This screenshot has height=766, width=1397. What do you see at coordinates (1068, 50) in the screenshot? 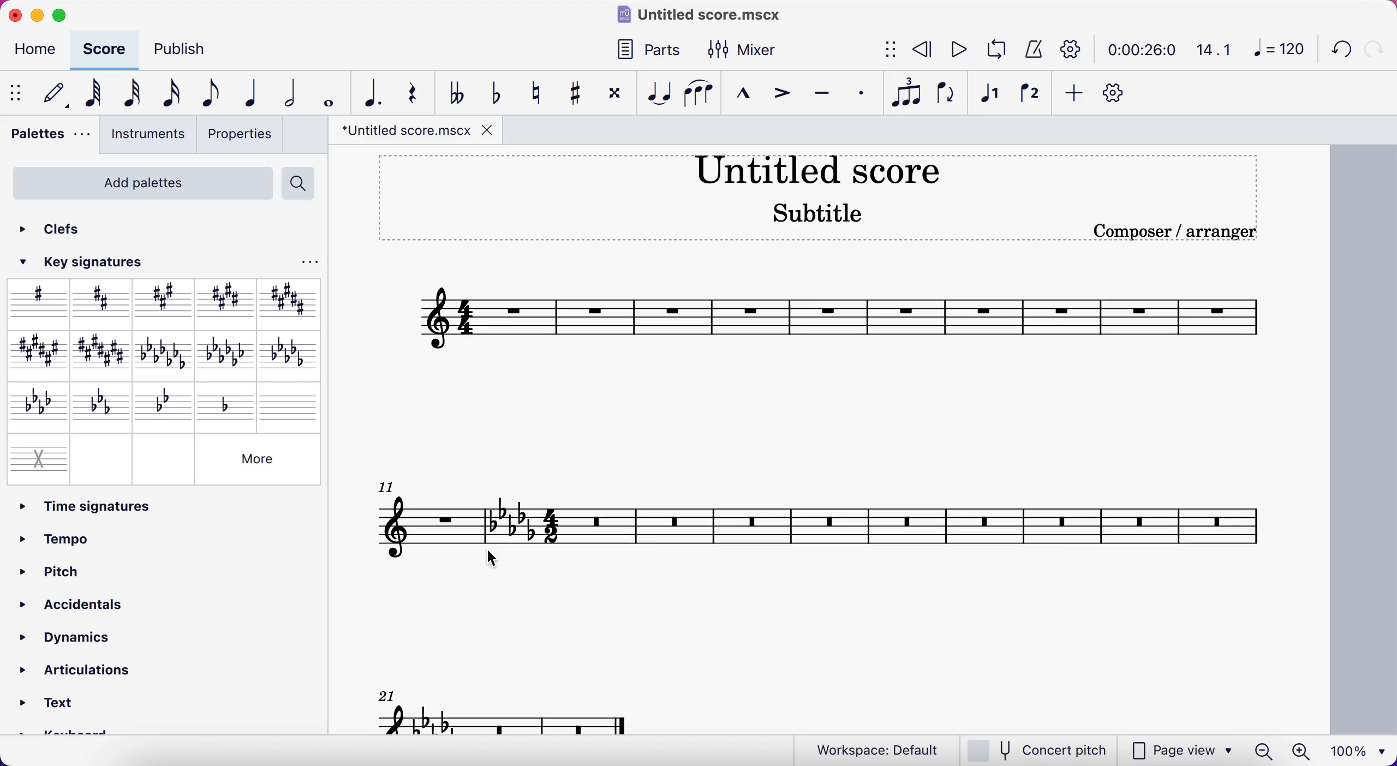
I see `playback settings` at bounding box center [1068, 50].